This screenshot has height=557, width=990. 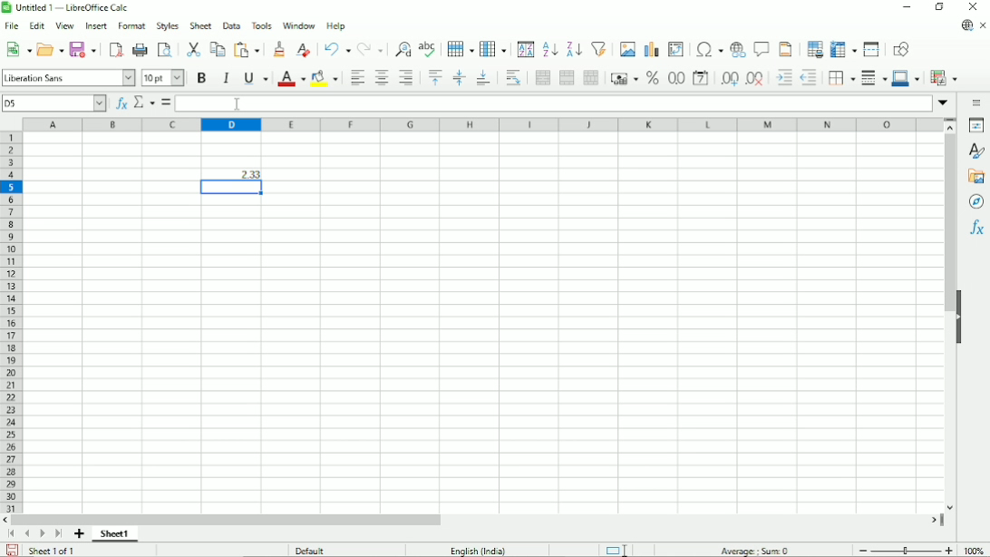 I want to click on Decrease indent, so click(x=784, y=78).